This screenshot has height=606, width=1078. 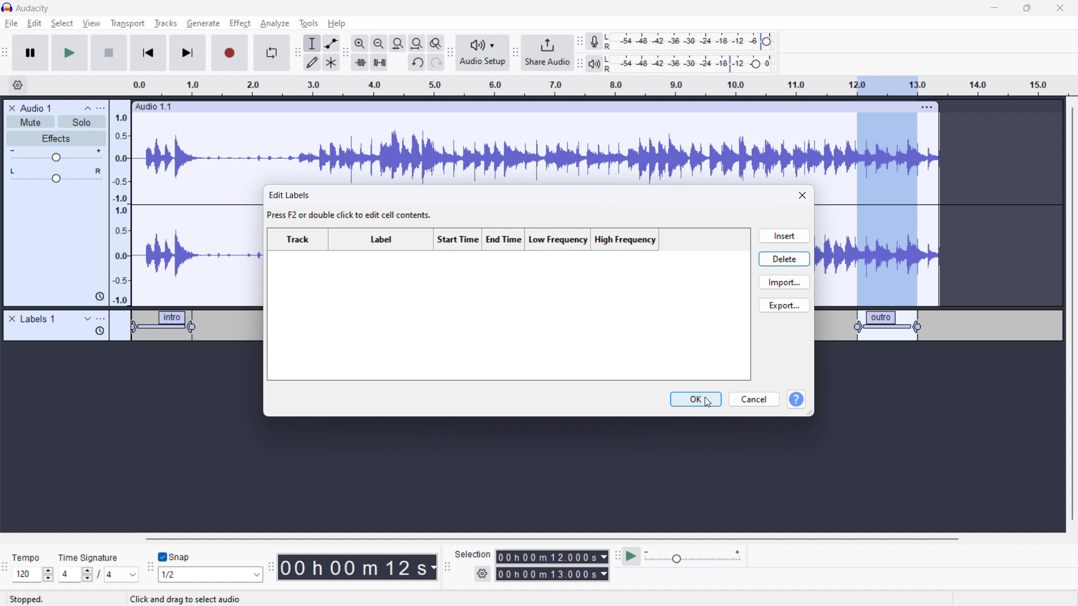 I want to click on vertical scrollbar, so click(x=1071, y=315).